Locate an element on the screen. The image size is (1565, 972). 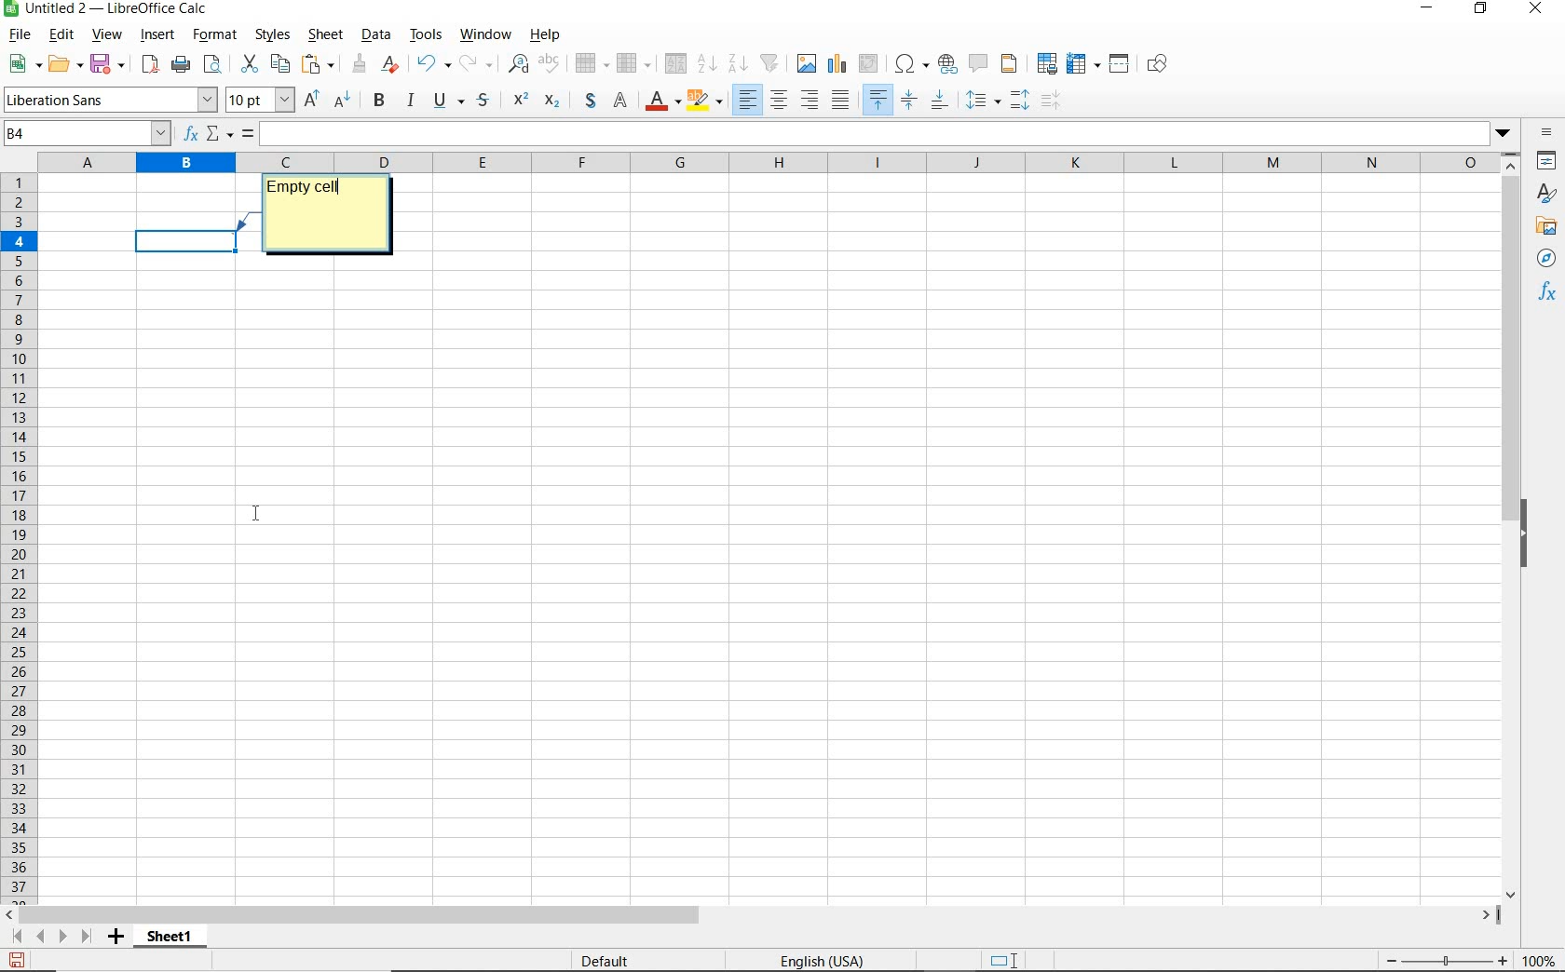
Superscript: Used to write exponents is located at coordinates (551, 99).